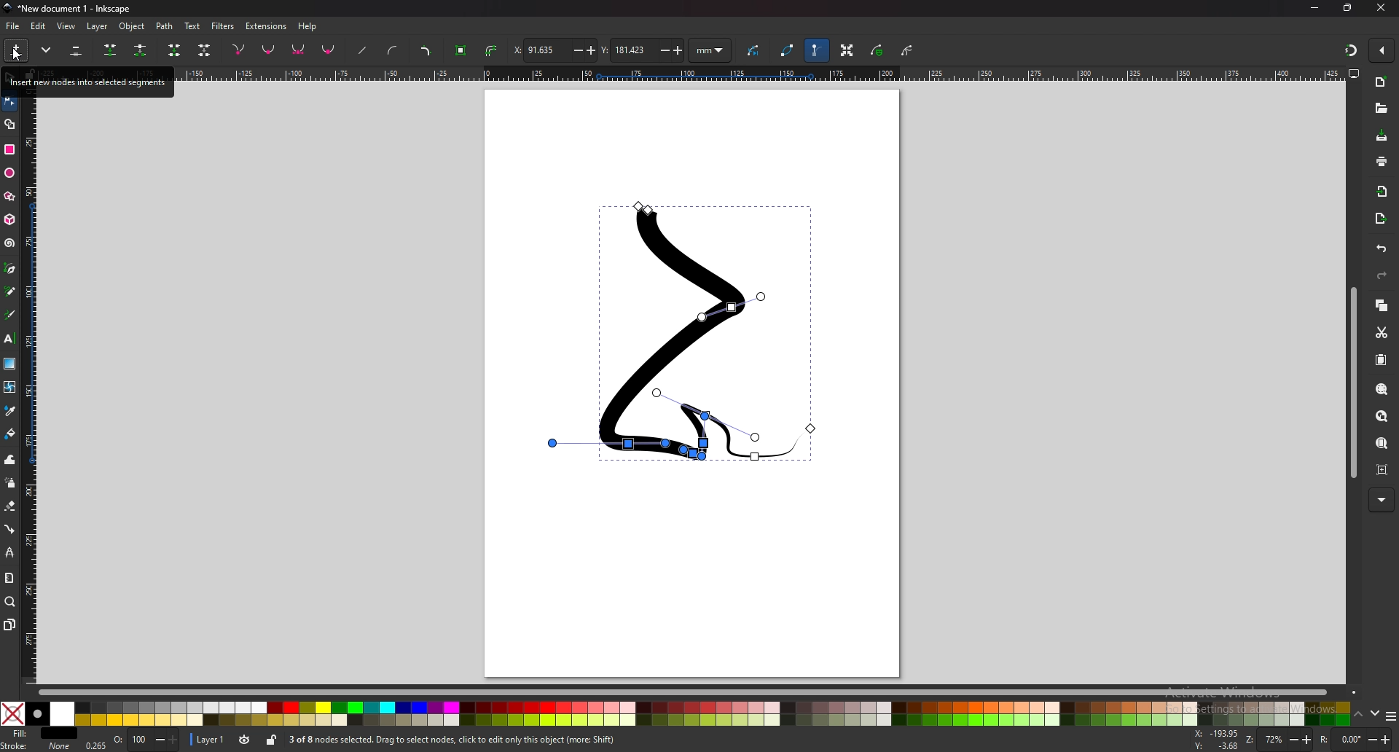 The width and height of the screenshot is (1399, 752). What do you see at coordinates (907, 50) in the screenshot?
I see `clipping path` at bounding box center [907, 50].